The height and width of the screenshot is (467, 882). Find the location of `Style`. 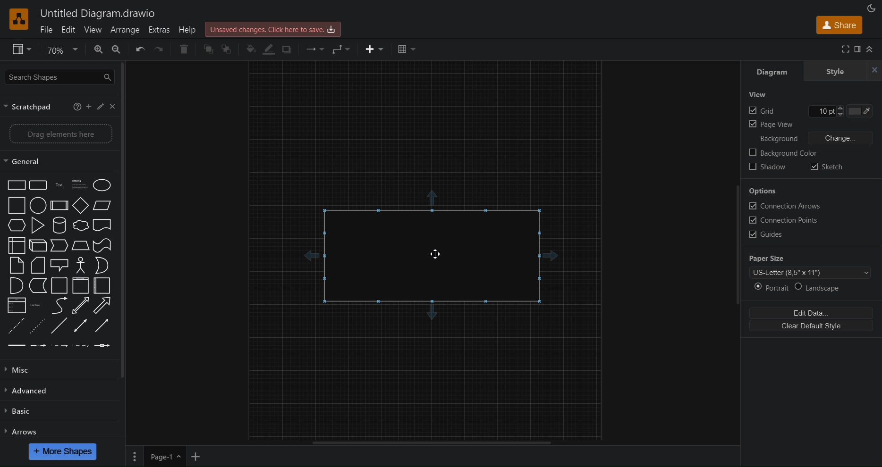

Style is located at coordinates (845, 70).